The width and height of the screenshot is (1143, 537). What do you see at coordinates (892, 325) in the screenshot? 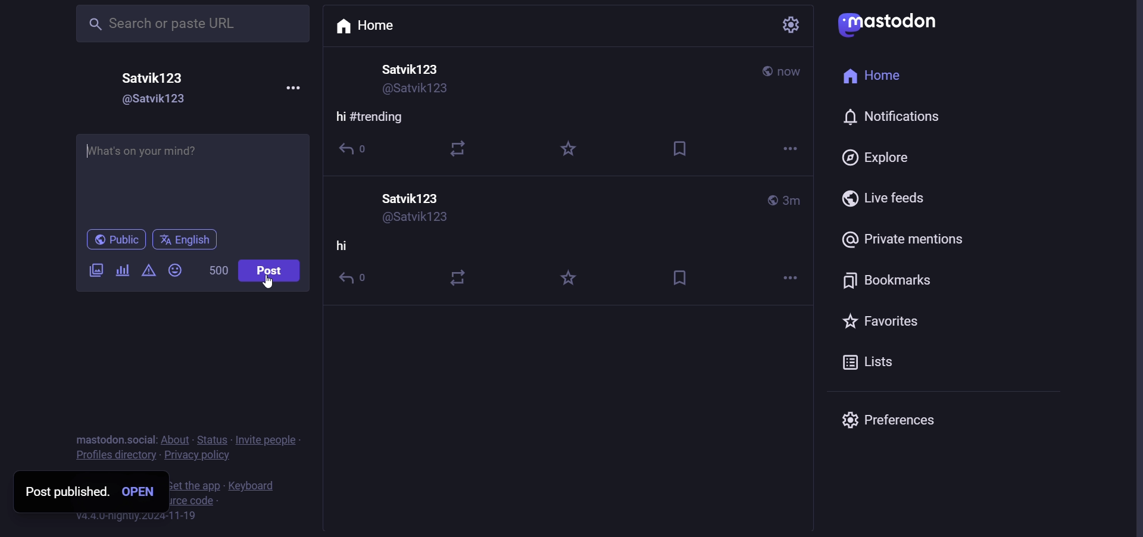
I see `favorite` at bounding box center [892, 325].